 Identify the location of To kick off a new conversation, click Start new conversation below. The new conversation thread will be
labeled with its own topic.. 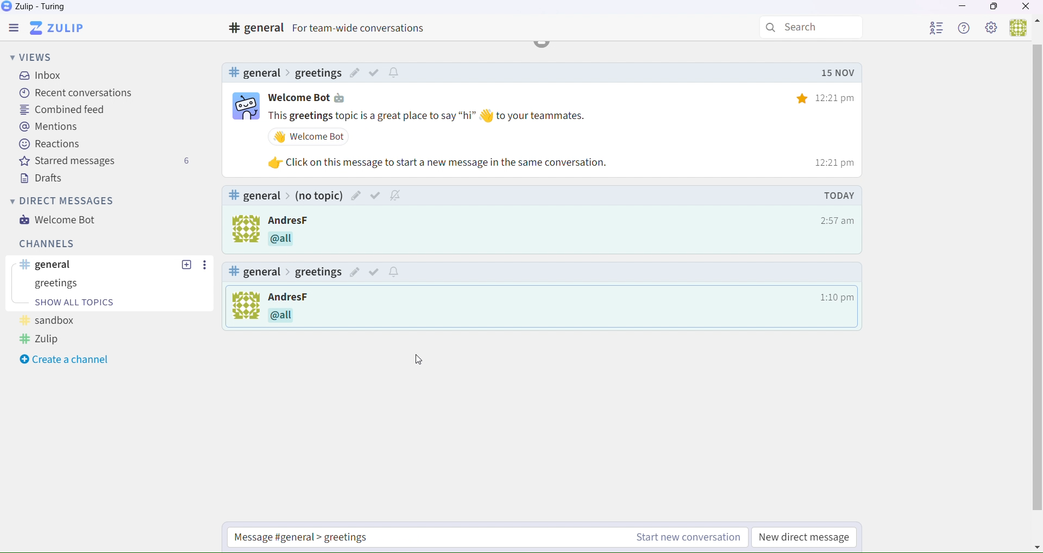
(243, 308).